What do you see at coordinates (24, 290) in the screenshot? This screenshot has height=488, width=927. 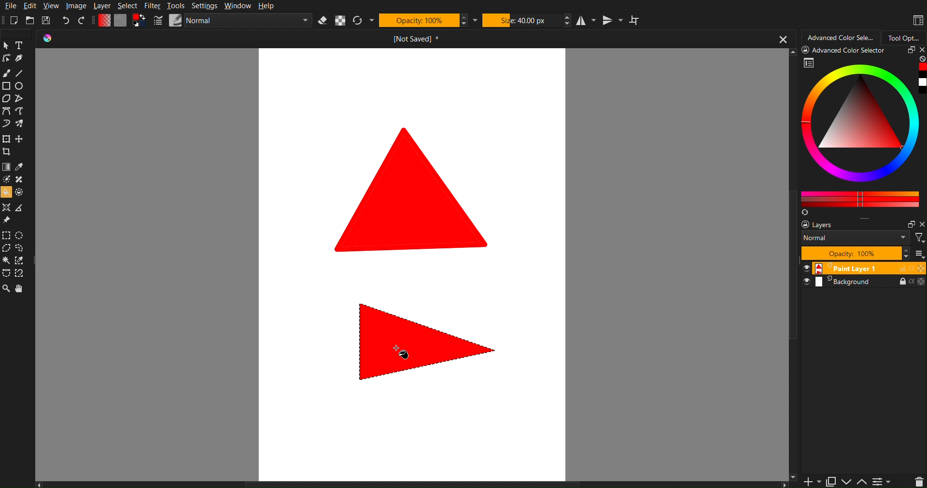 I see `Pan` at bounding box center [24, 290].